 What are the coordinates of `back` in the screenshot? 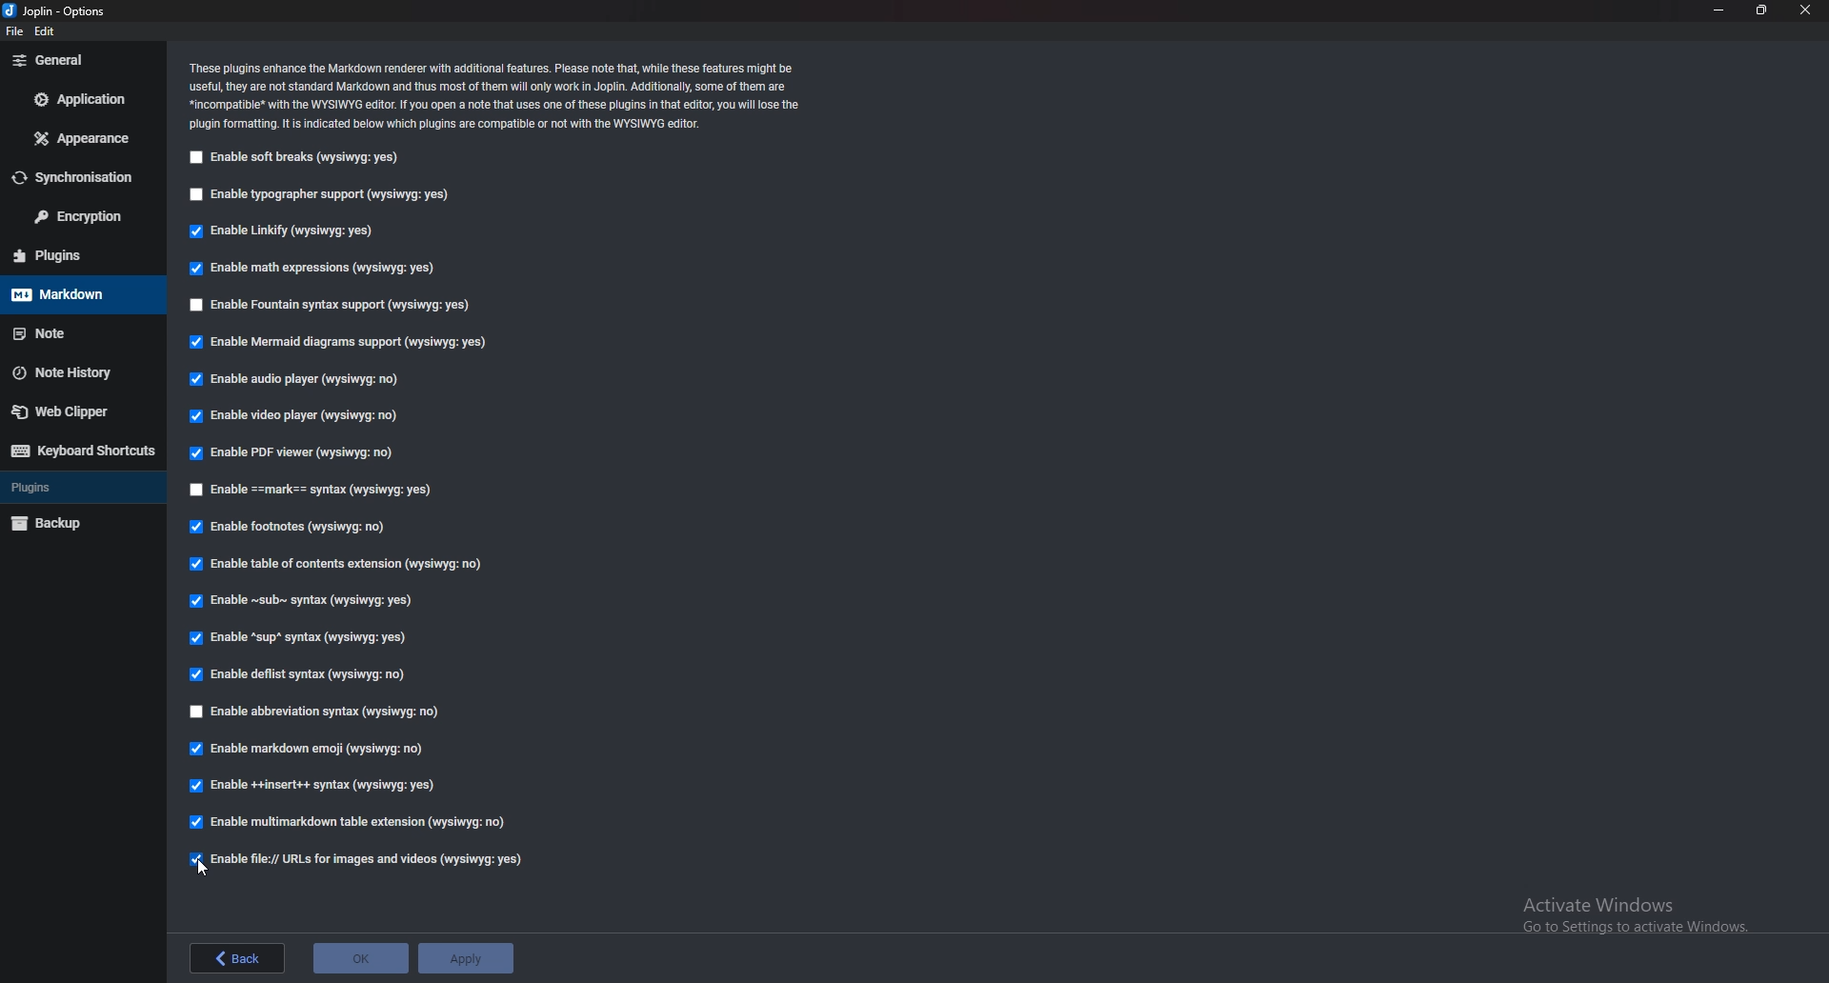 It's located at (239, 958).